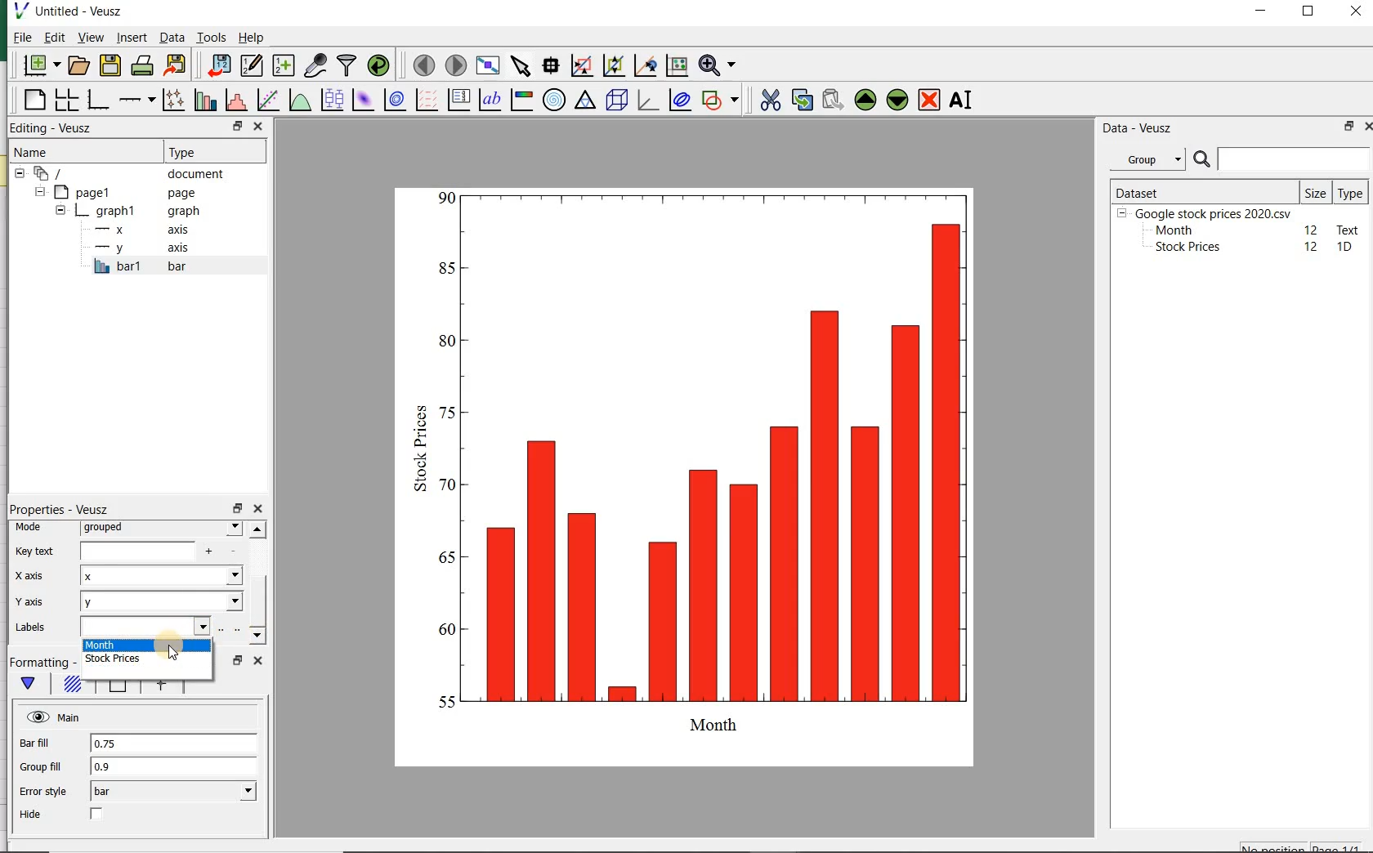 The width and height of the screenshot is (1373, 853). Describe the element at coordinates (170, 101) in the screenshot. I see `plot points with lines and errorbars` at that location.